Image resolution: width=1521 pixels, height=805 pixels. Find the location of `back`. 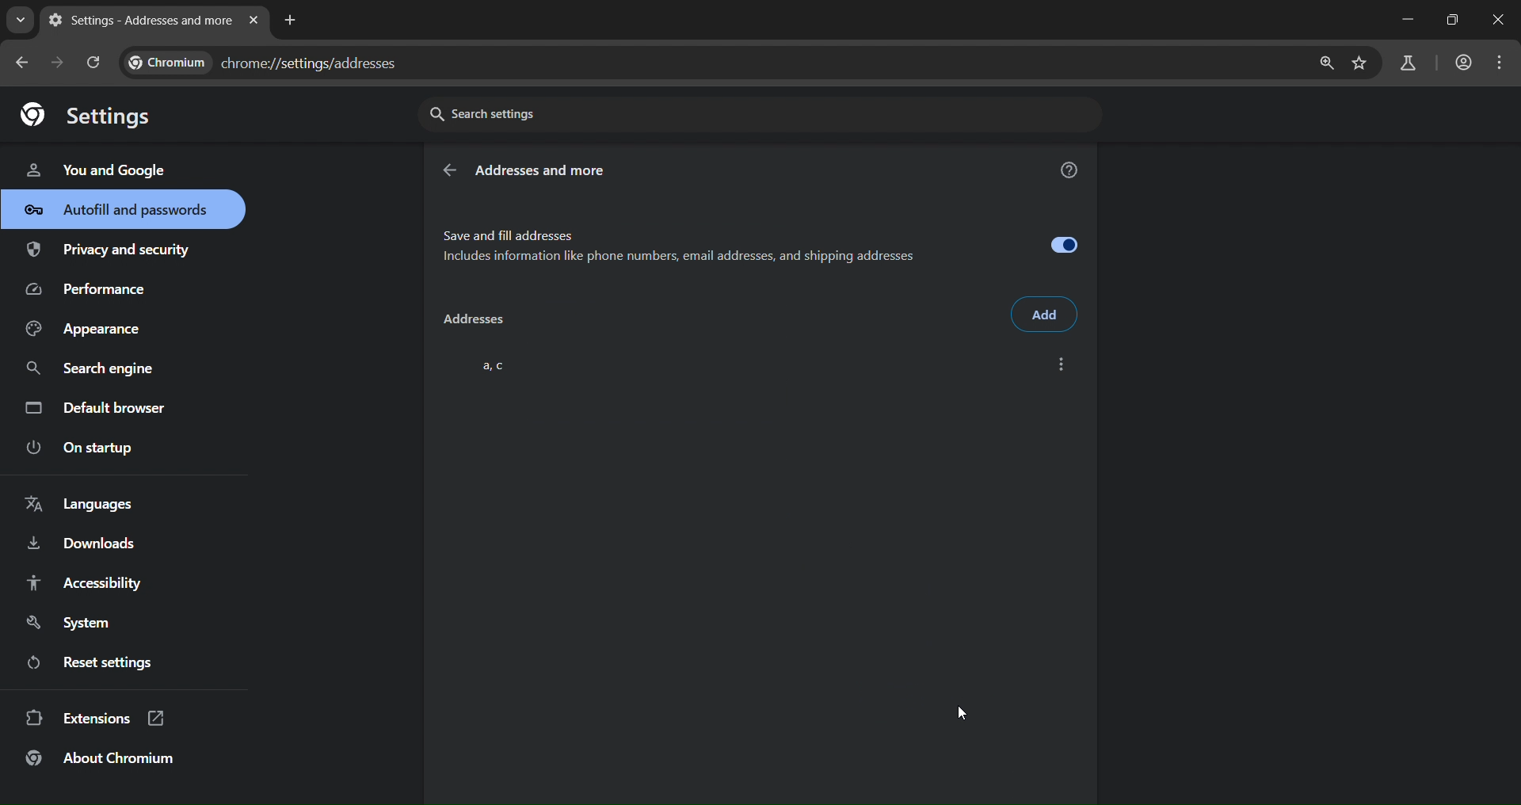

back is located at coordinates (448, 171).